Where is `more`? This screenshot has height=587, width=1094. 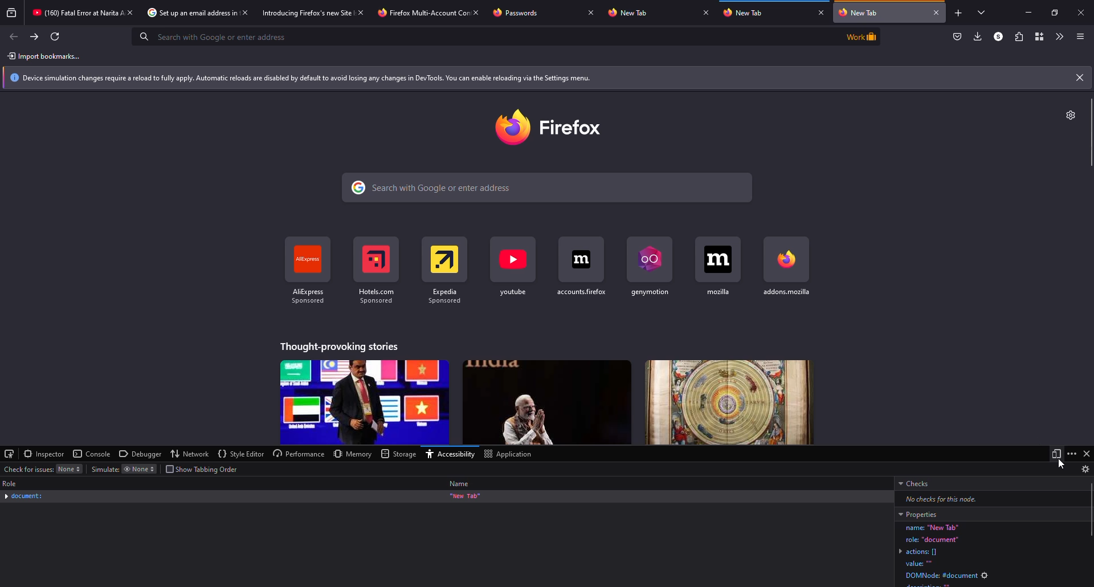 more is located at coordinates (1071, 453).